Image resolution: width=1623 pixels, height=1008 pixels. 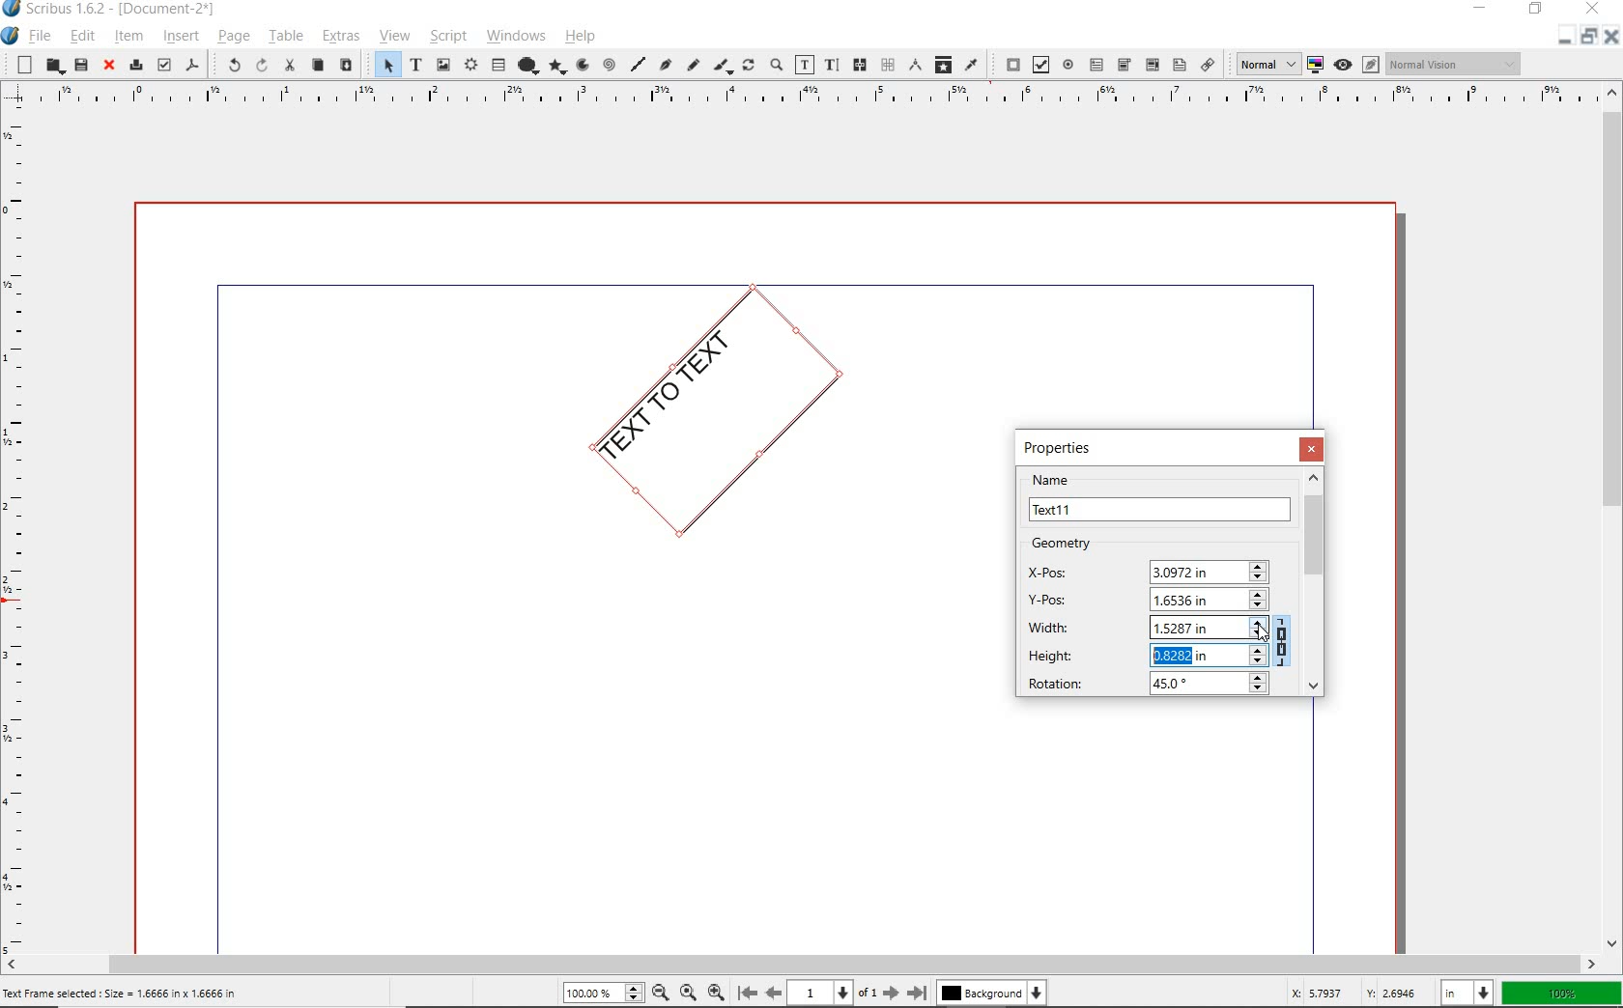 What do you see at coordinates (992, 994) in the screenshot?
I see `background` at bounding box center [992, 994].